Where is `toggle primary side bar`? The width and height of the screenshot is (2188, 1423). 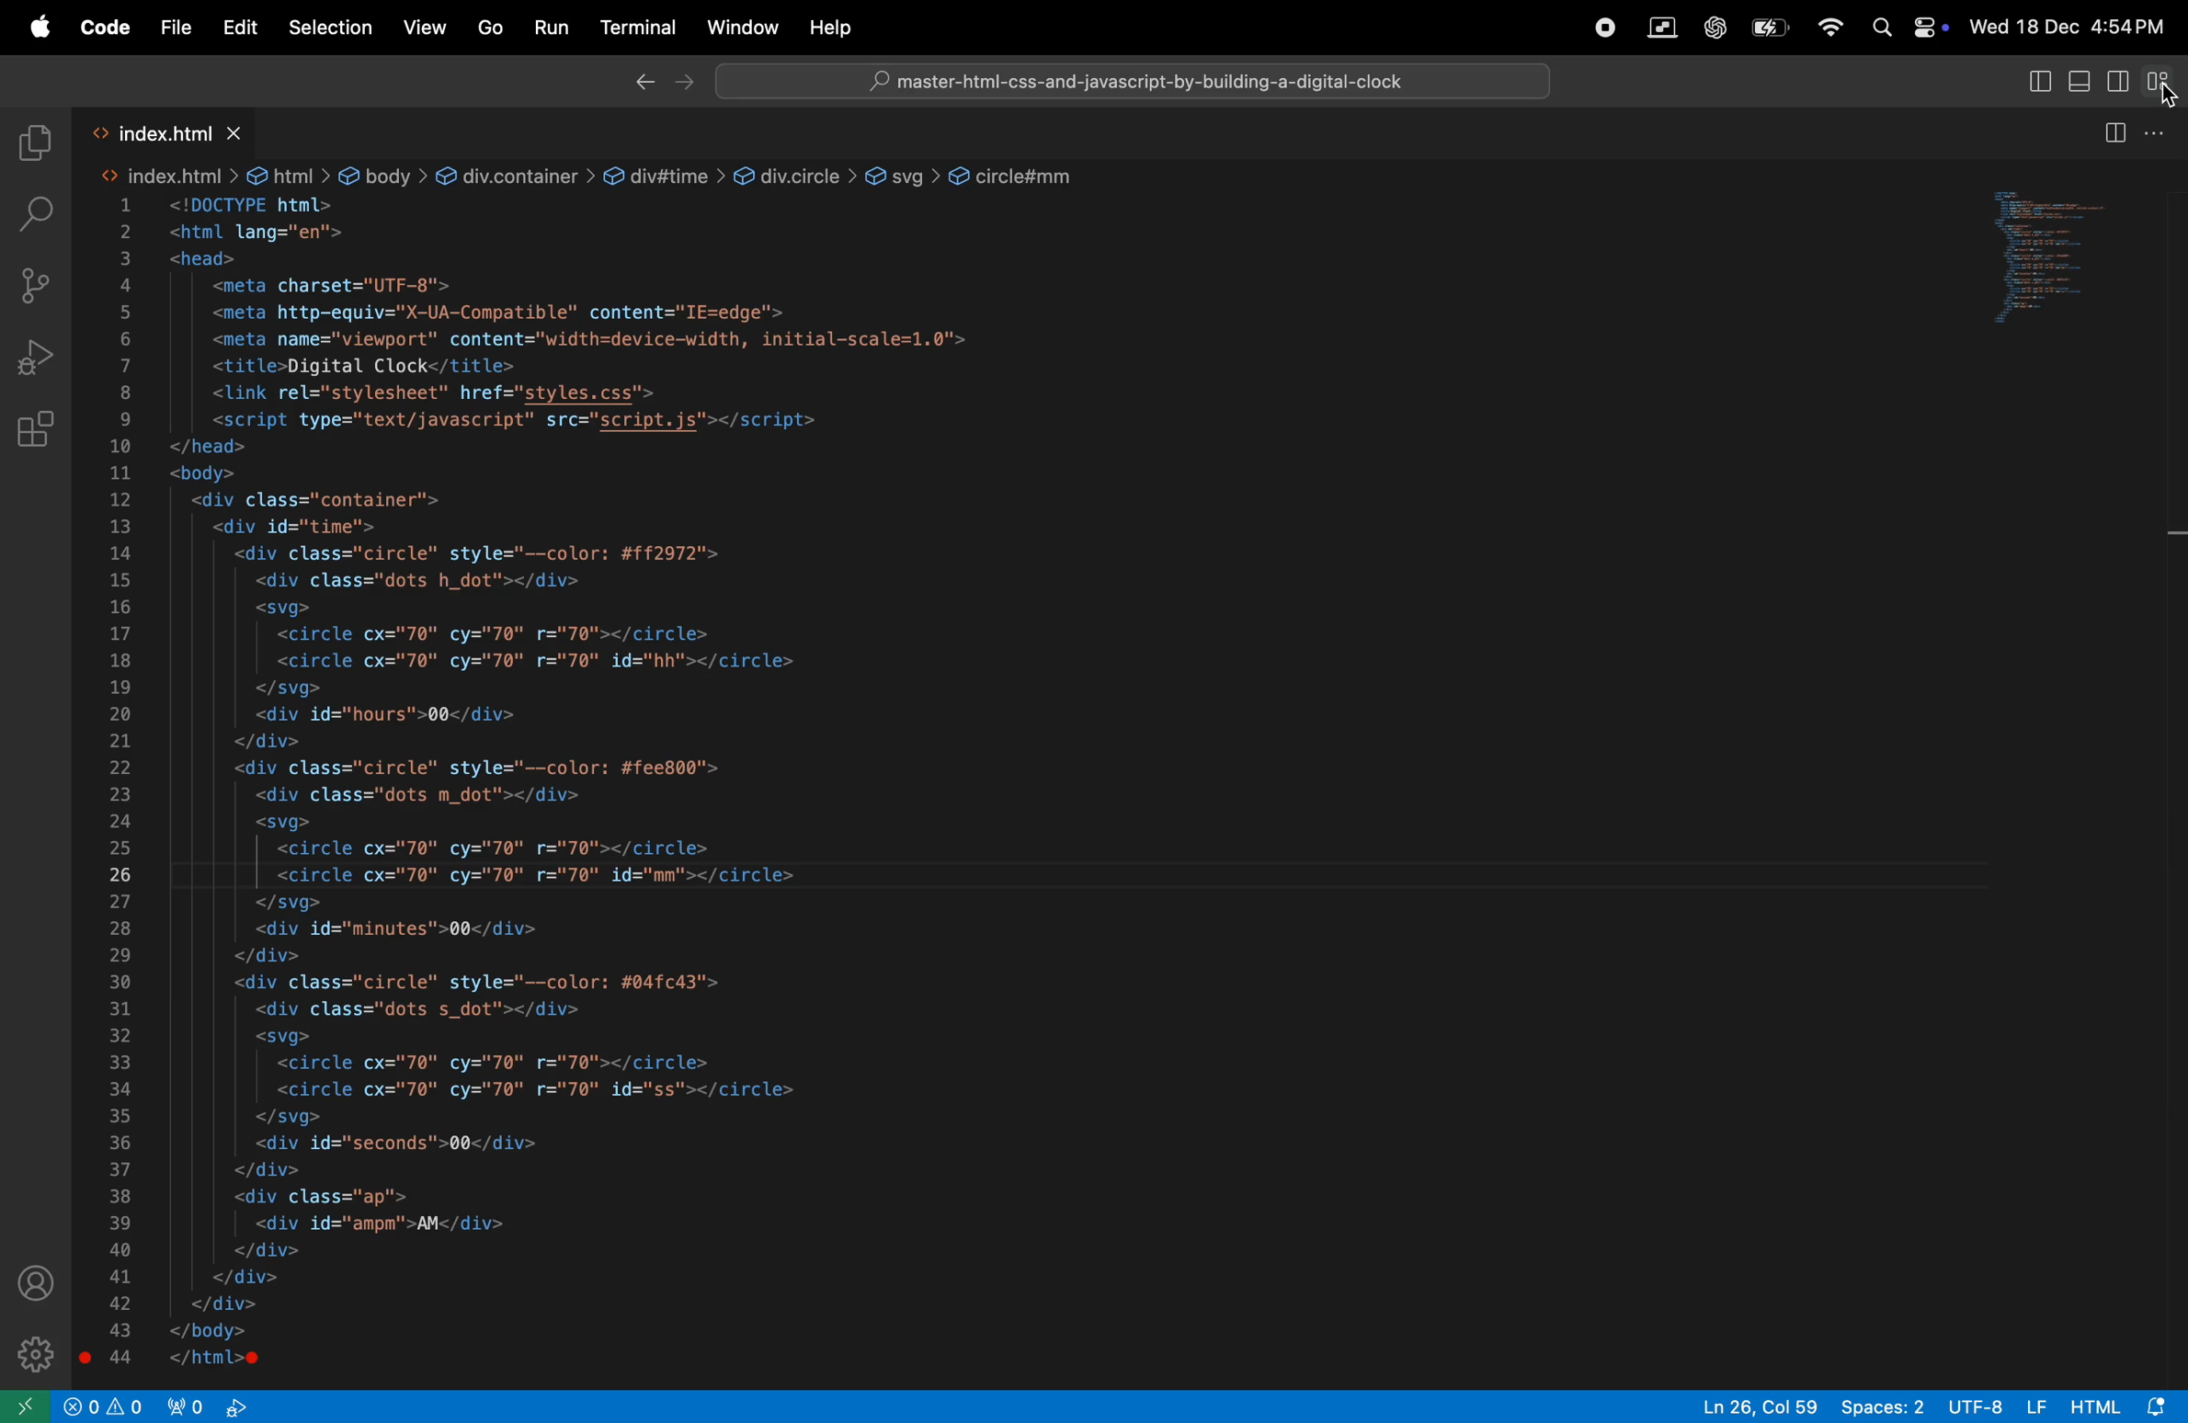 toggle primary side bar is located at coordinates (2038, 79).